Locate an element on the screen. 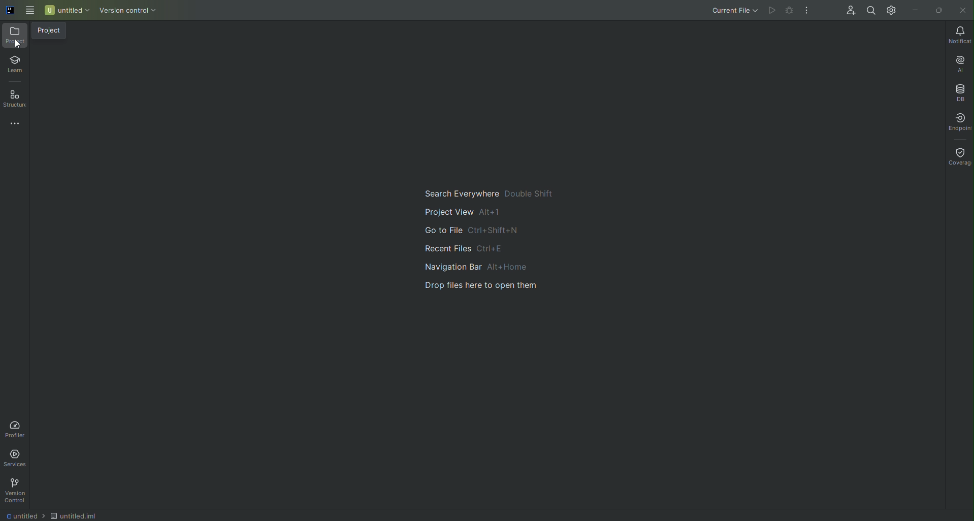 The image size is (974, 521). Project is located at coordinates (53, 31).